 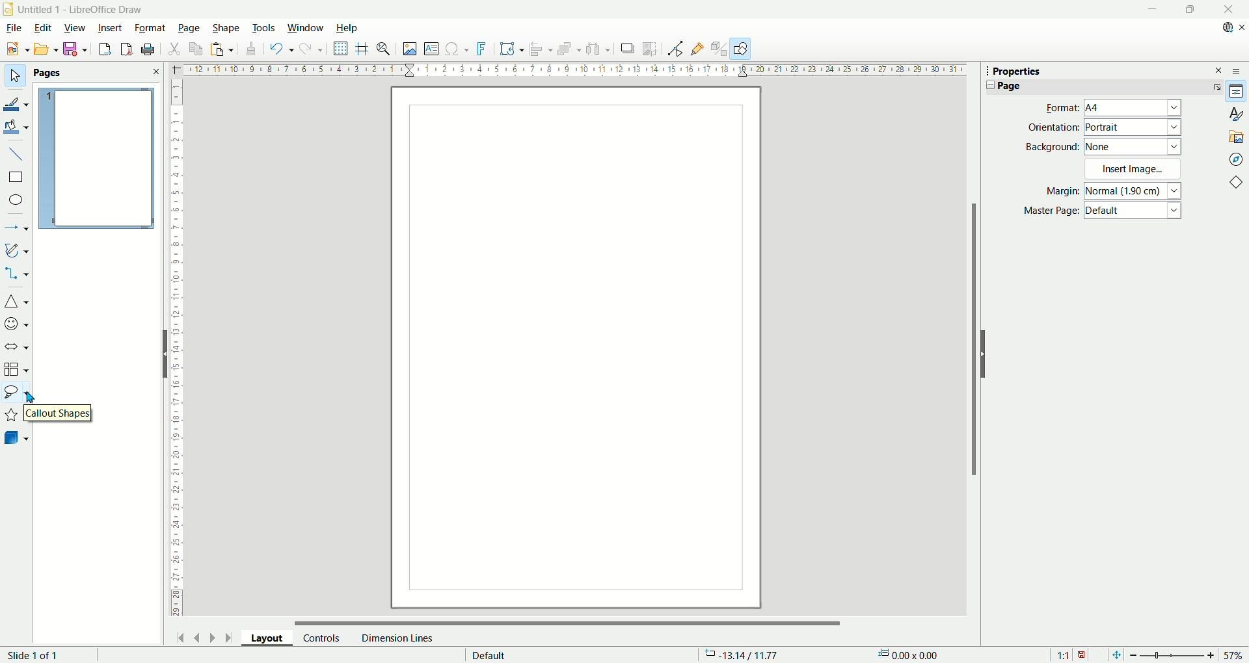 What do you see at coordinates (17, 126) in the screenshot?
I see `fill color` at bounding box center [17, 126].